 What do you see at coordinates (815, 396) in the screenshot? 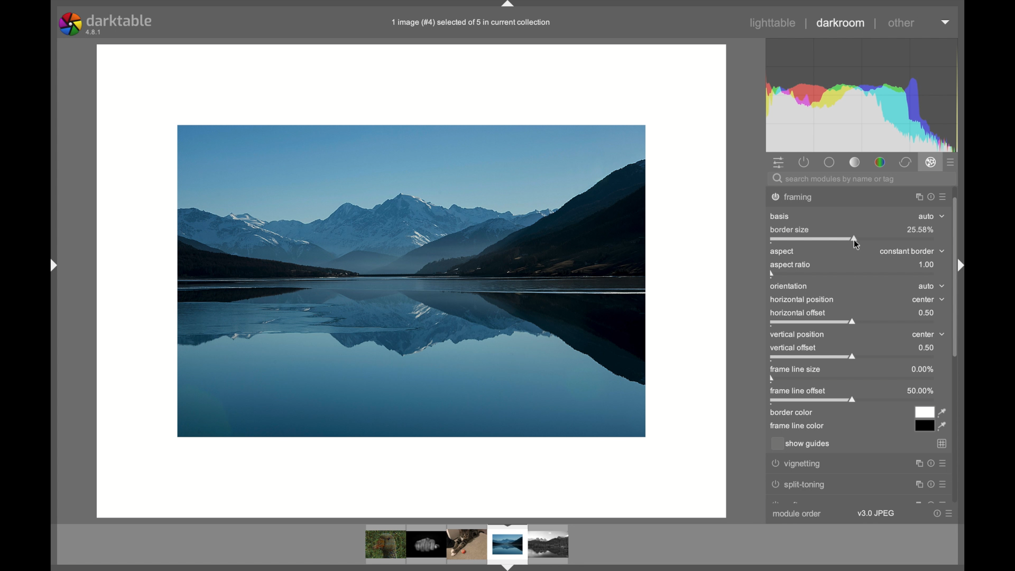
I see `frame line offset slider` at bounding box center [815, 396].